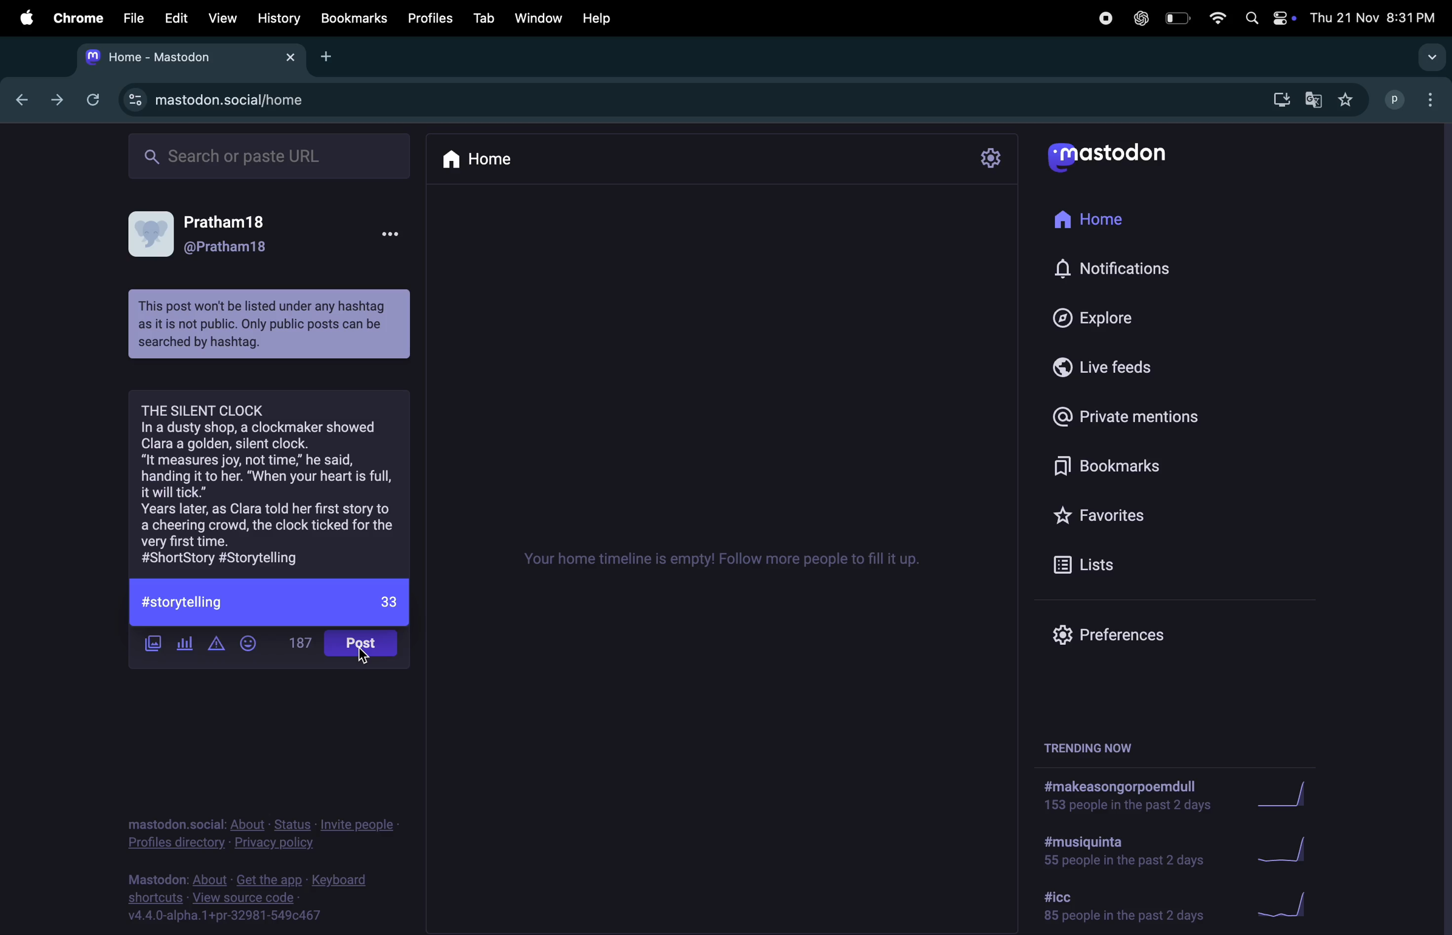 This screenshot has width=1452, height=935. What do you see at coordinates (154, 235) in the screenshot?
I see `user profile` at bounding box center [154, 235].